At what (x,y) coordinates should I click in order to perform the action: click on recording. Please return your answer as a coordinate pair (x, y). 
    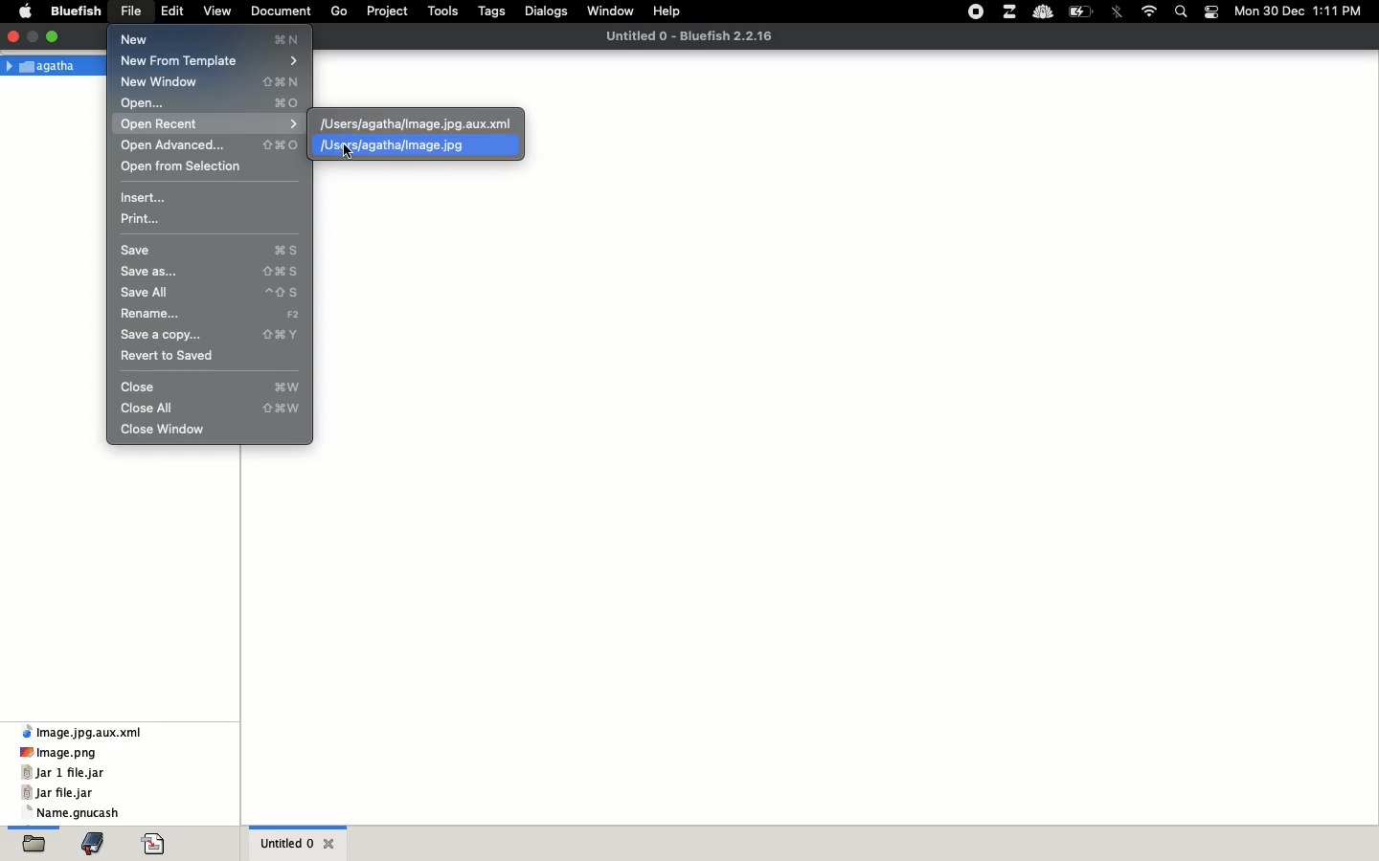
    Looking at the image, I should click on (977, 13).